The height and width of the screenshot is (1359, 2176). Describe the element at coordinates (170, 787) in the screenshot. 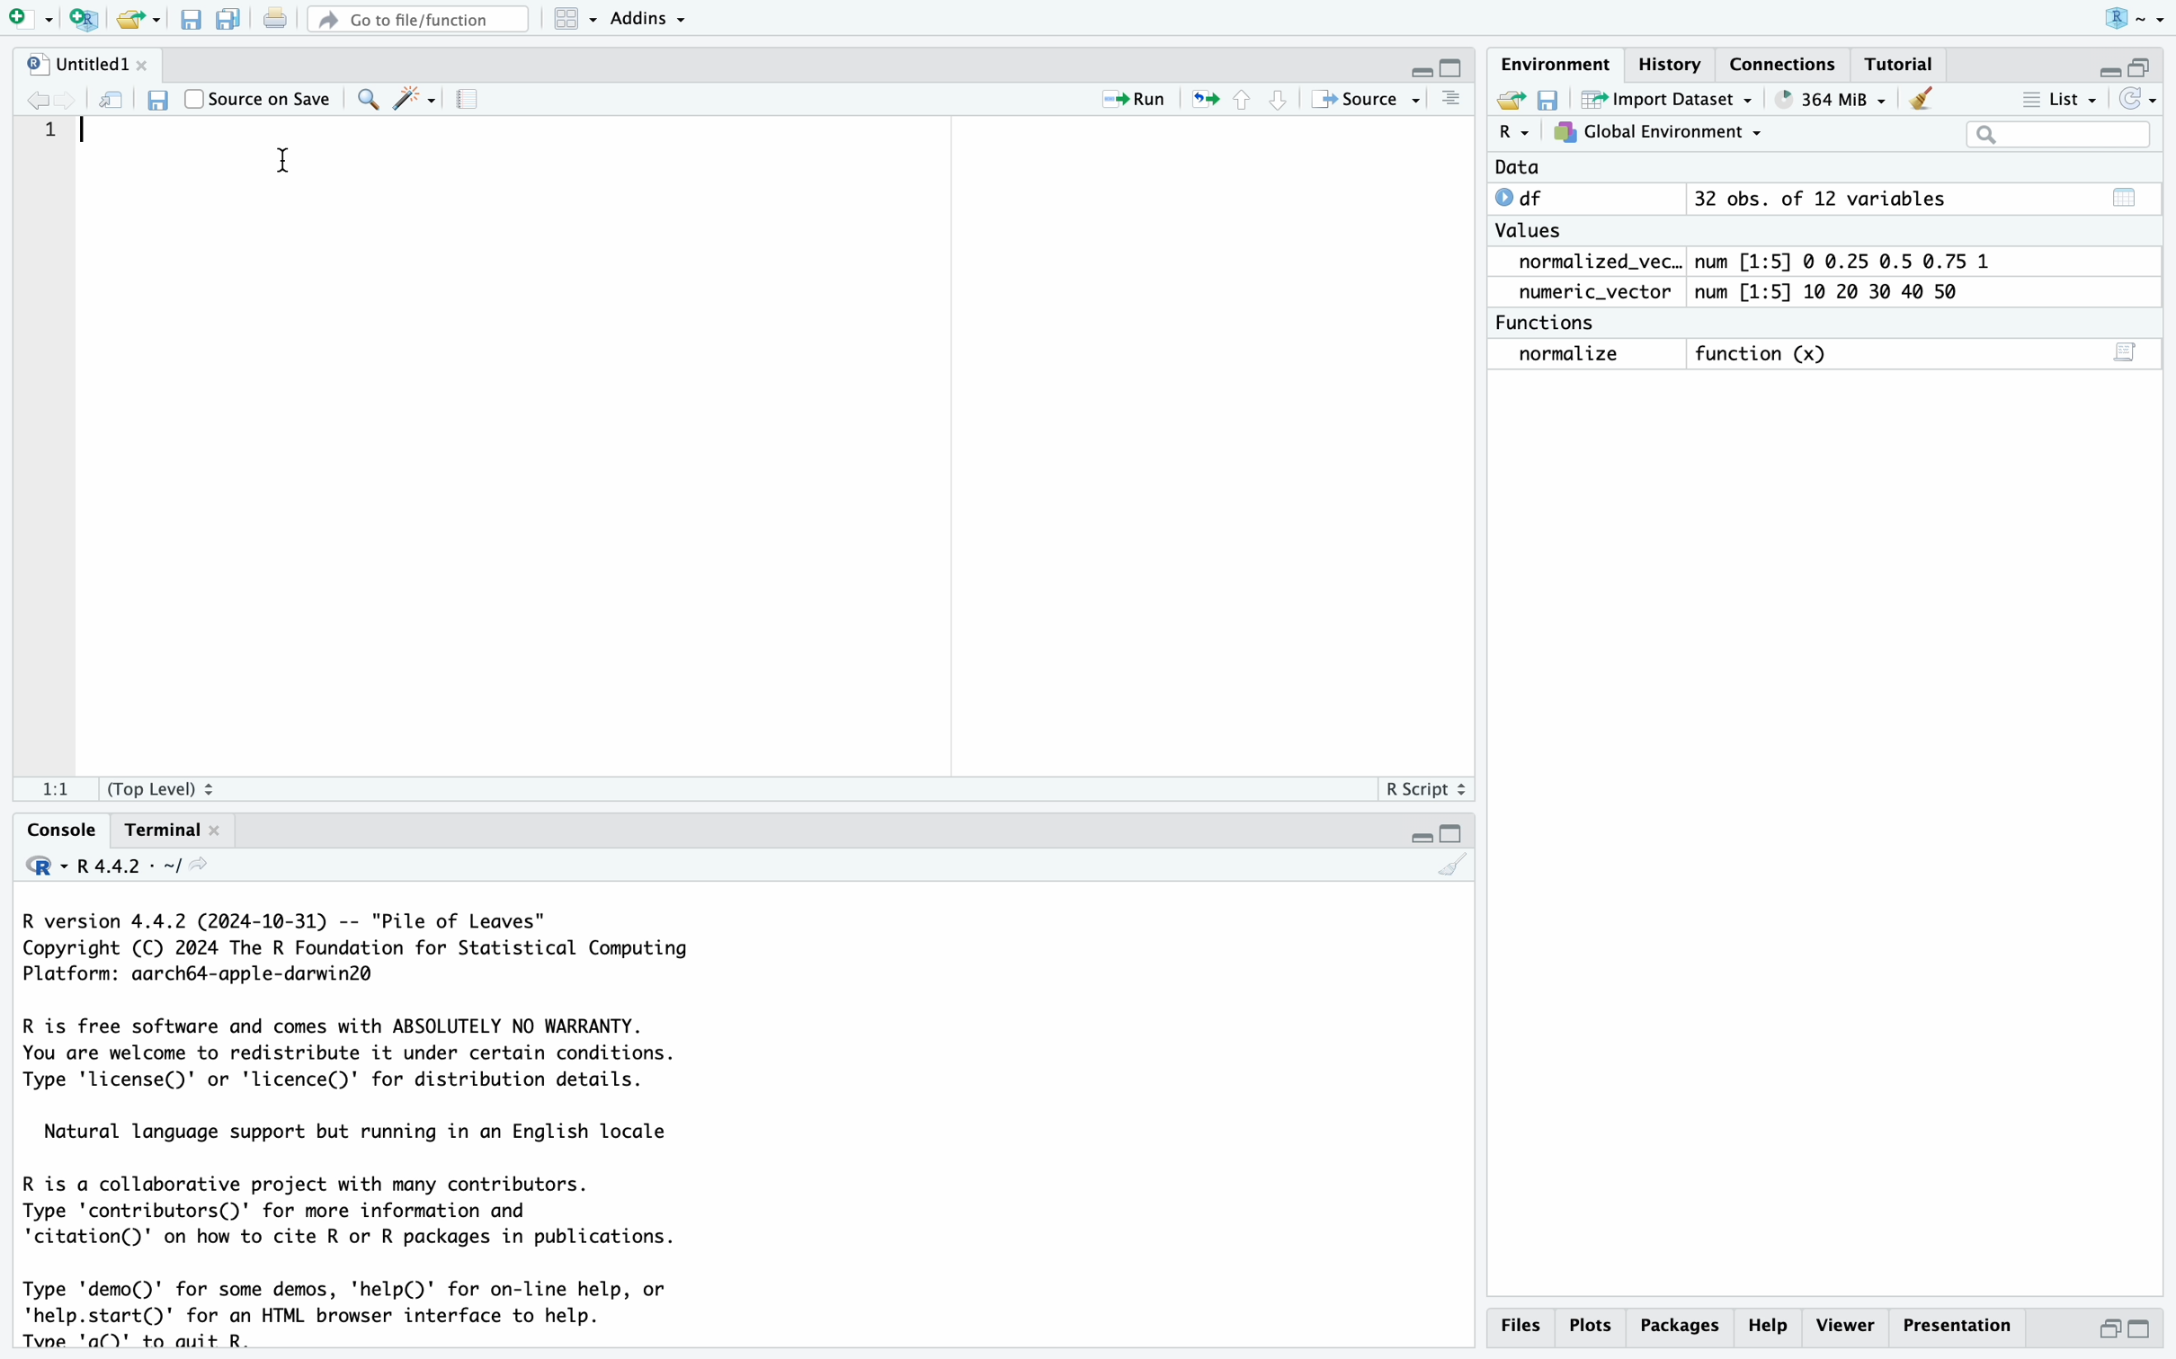

I see `Top Level` at that location.